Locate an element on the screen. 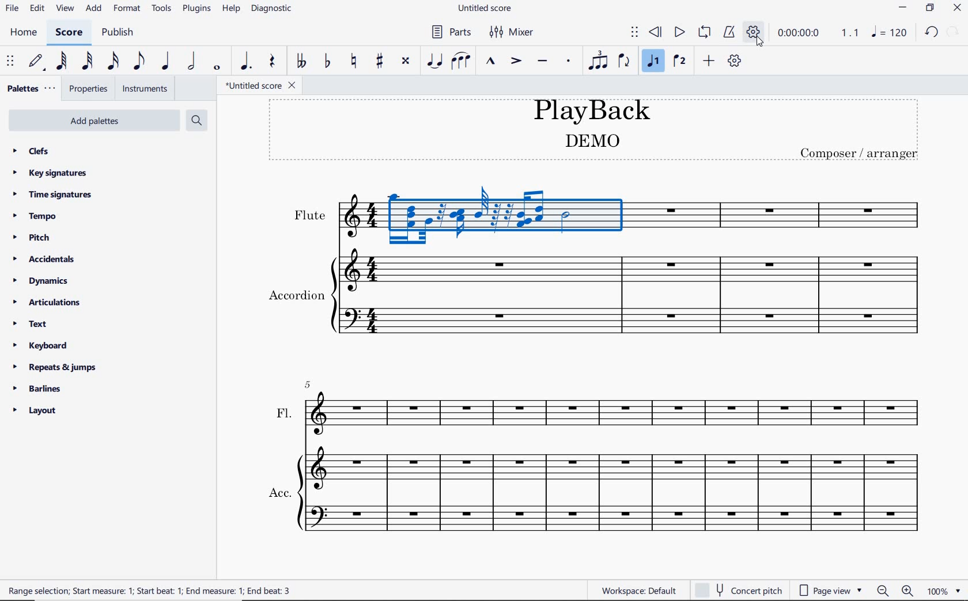  tuplet is located at coordinates (597, 60).